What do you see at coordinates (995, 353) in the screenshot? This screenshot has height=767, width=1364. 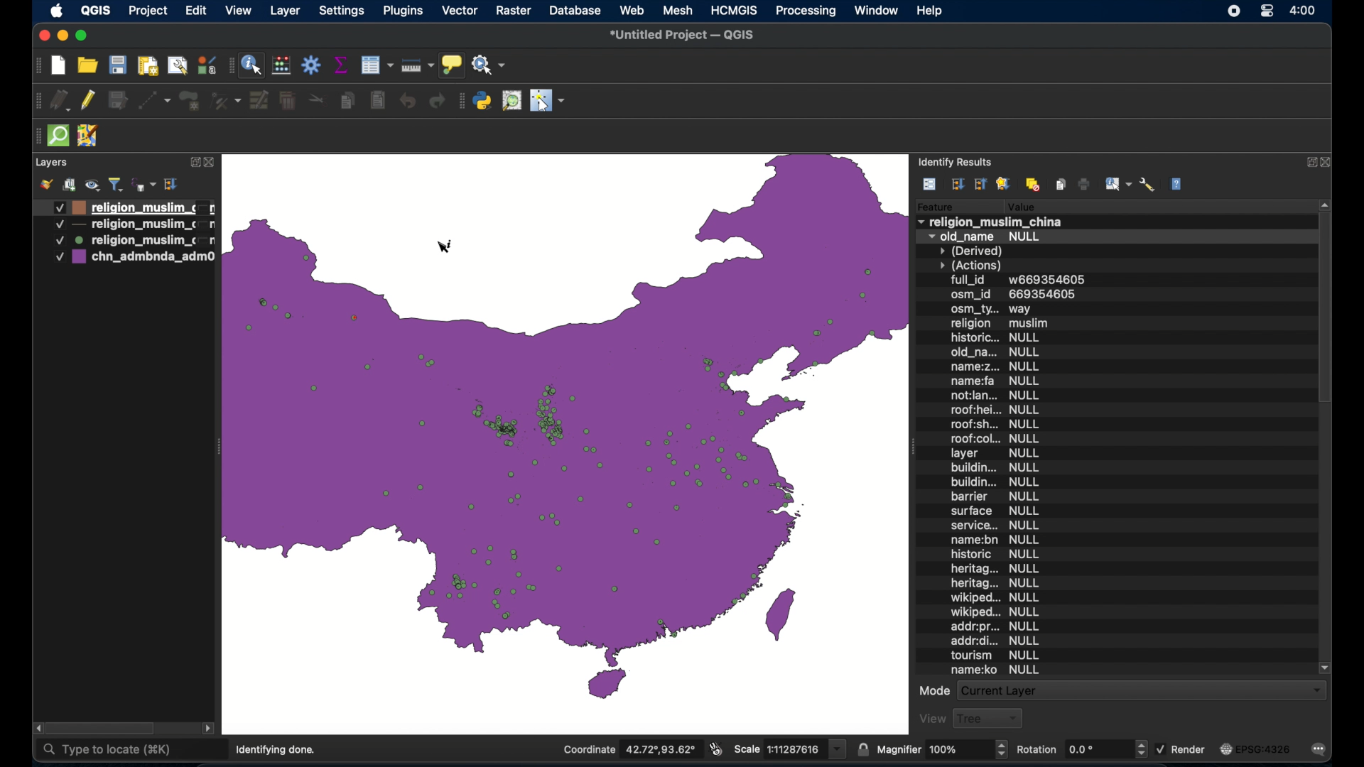 I see `old_` at bounding box center [995, 353].